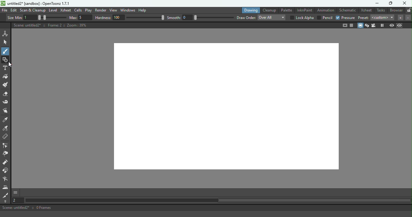 The width and height of the screenshot is (412, 217). I want to click on Cutter tool, so click(6, 195).